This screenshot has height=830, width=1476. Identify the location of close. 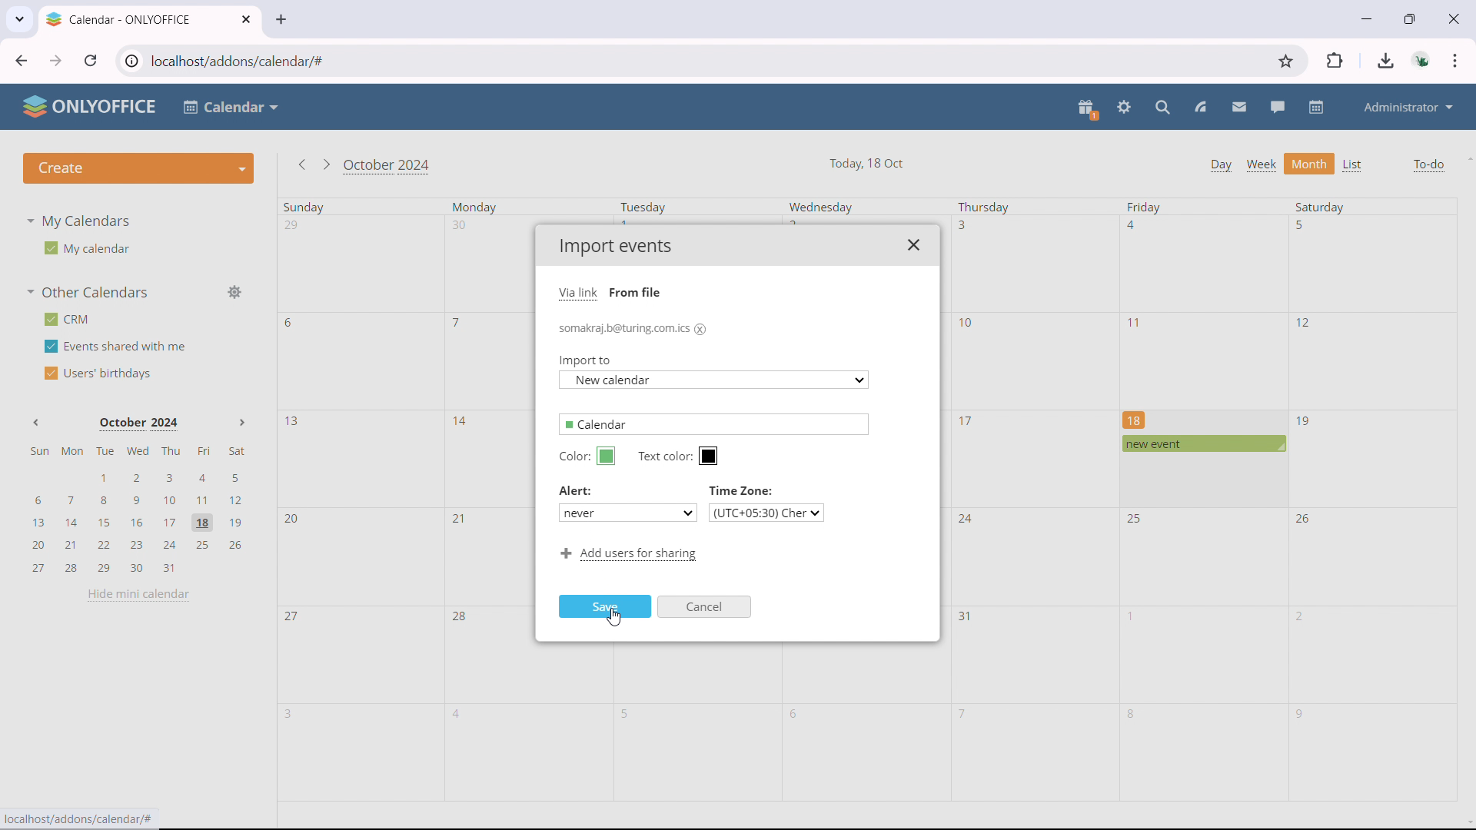
(914, 244).